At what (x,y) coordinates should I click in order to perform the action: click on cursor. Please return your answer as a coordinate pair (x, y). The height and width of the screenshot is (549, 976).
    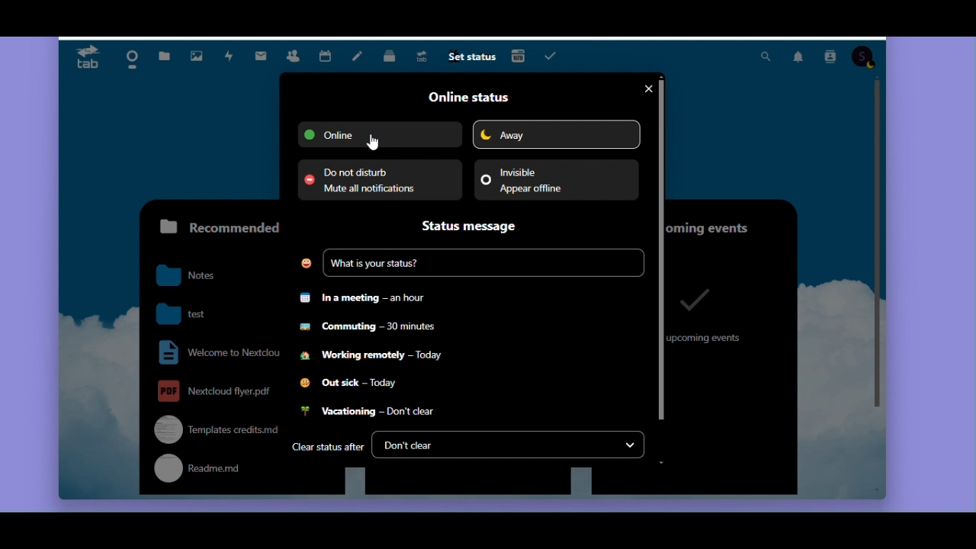
    Looking at the image, I should click on (373, 143).